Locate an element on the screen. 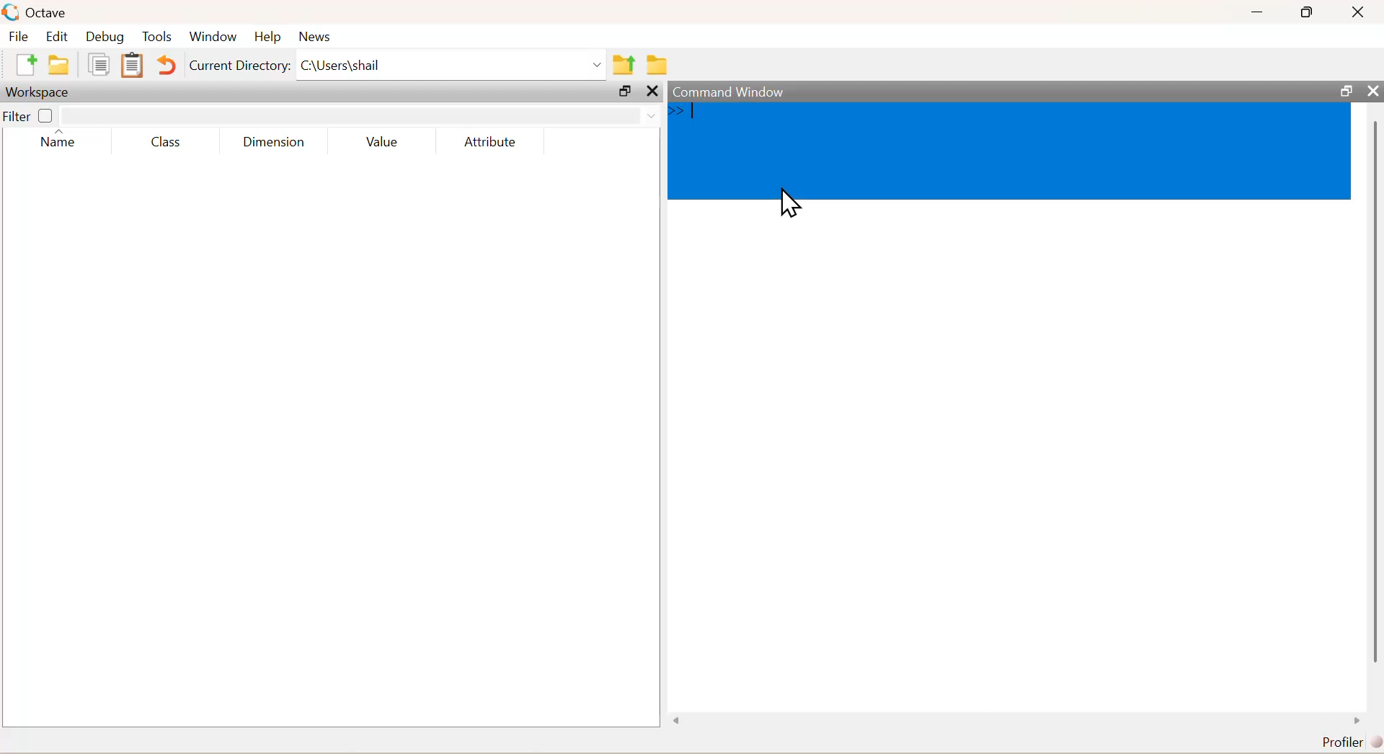  debug is located at coordinates (105, 37).